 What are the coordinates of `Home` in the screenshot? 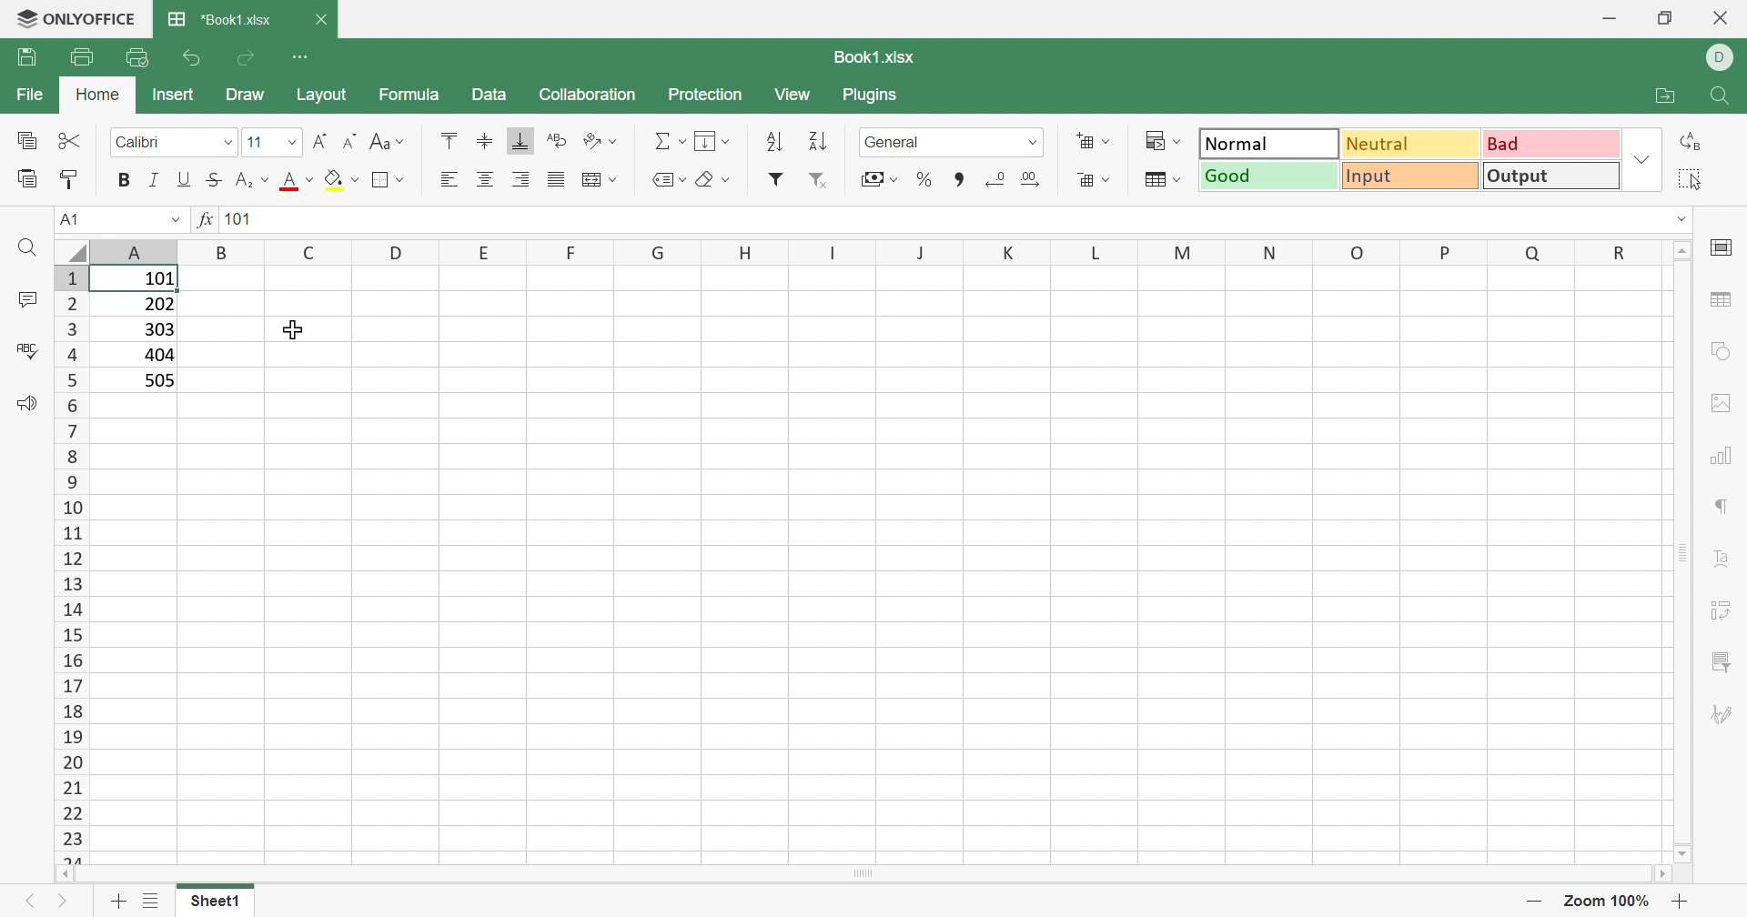 It's located at (101, 97).